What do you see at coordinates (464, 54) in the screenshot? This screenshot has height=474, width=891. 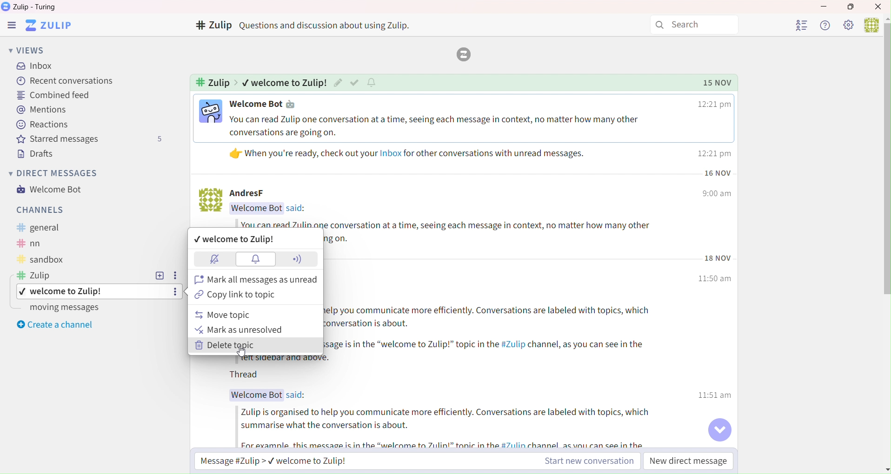 I see `zulip logo` at bounding box center [464, 54].